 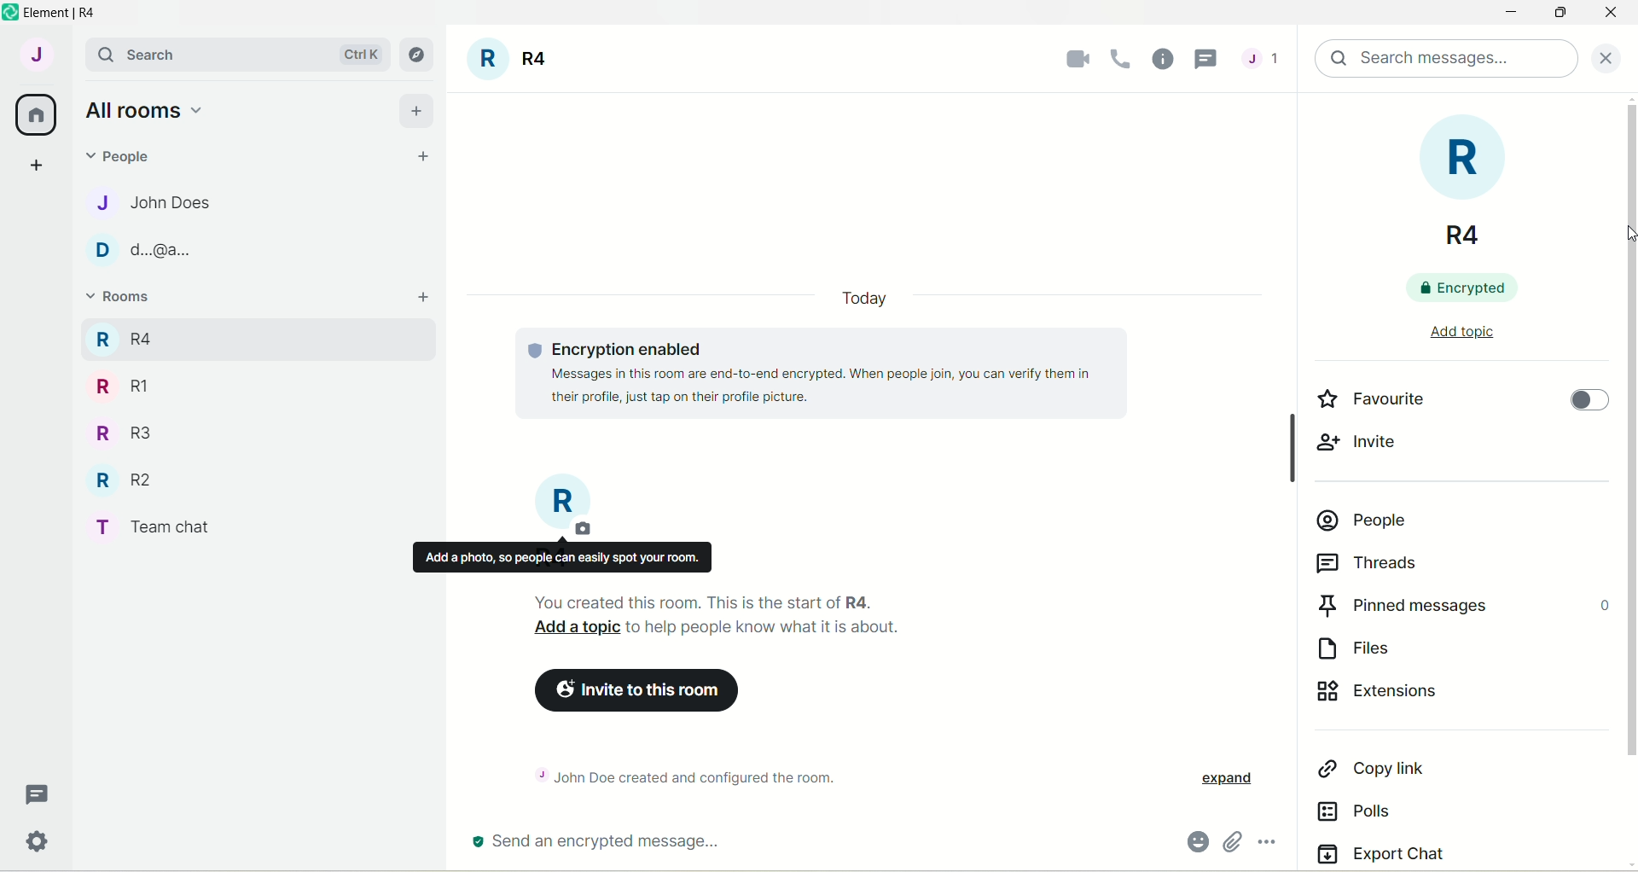 I want to click on encrypted, so click(x=1458, y=290).